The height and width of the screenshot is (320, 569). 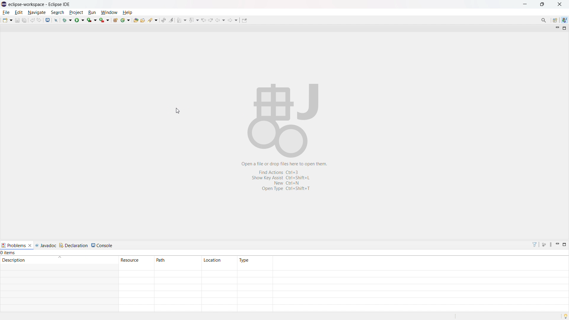 I want to click on logo, so click(x=4, y=4).